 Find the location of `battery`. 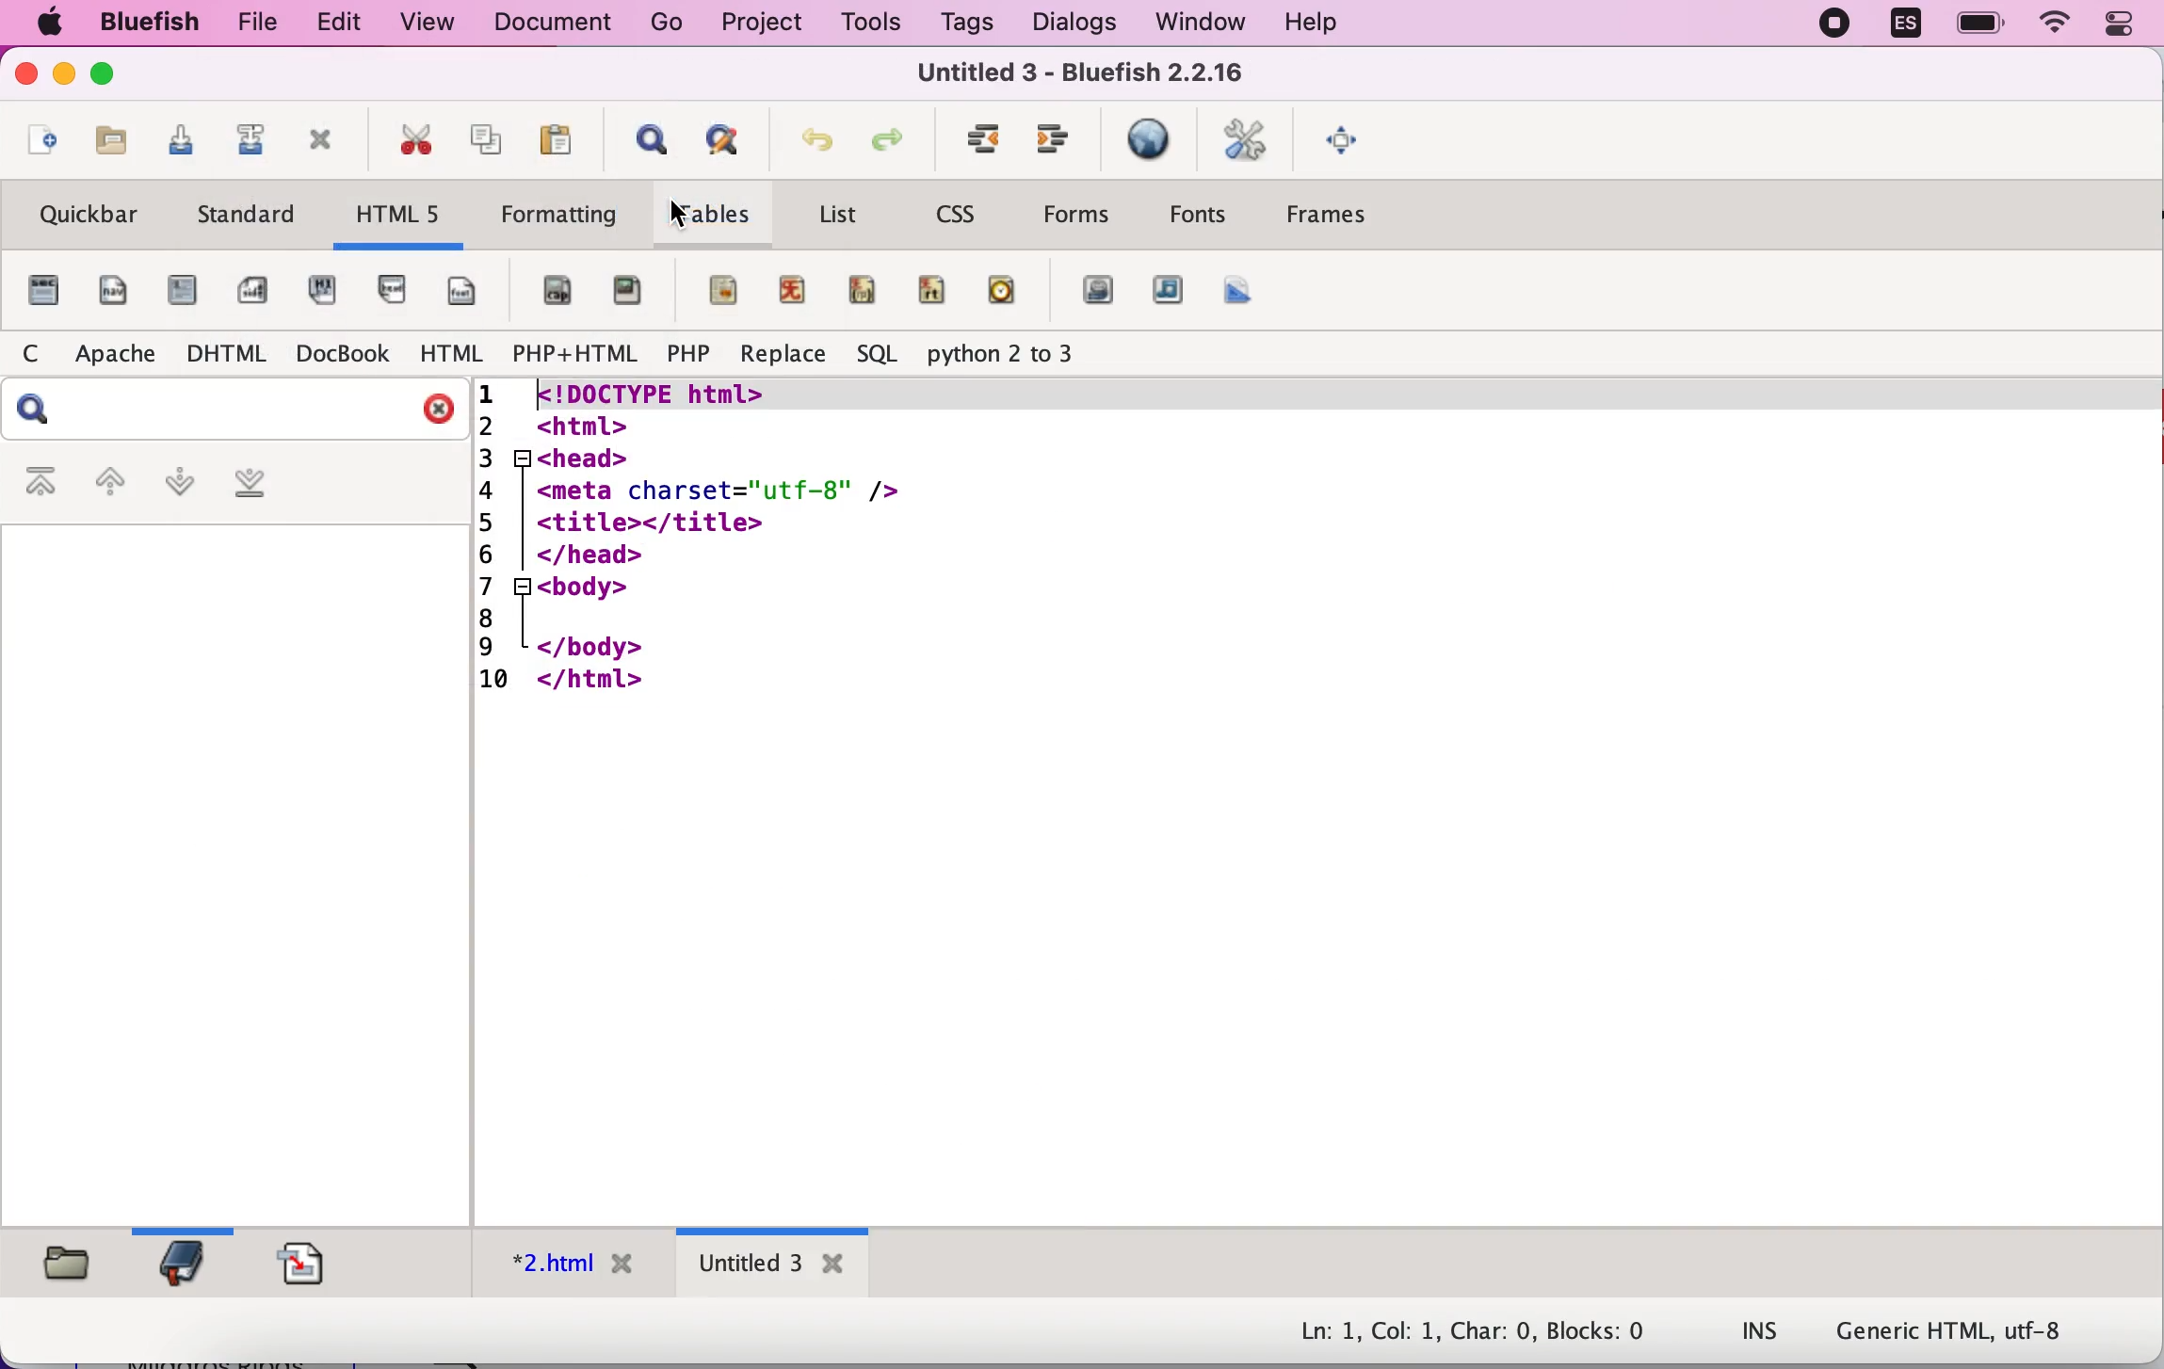

battery is located at coordinates (1978, 24).